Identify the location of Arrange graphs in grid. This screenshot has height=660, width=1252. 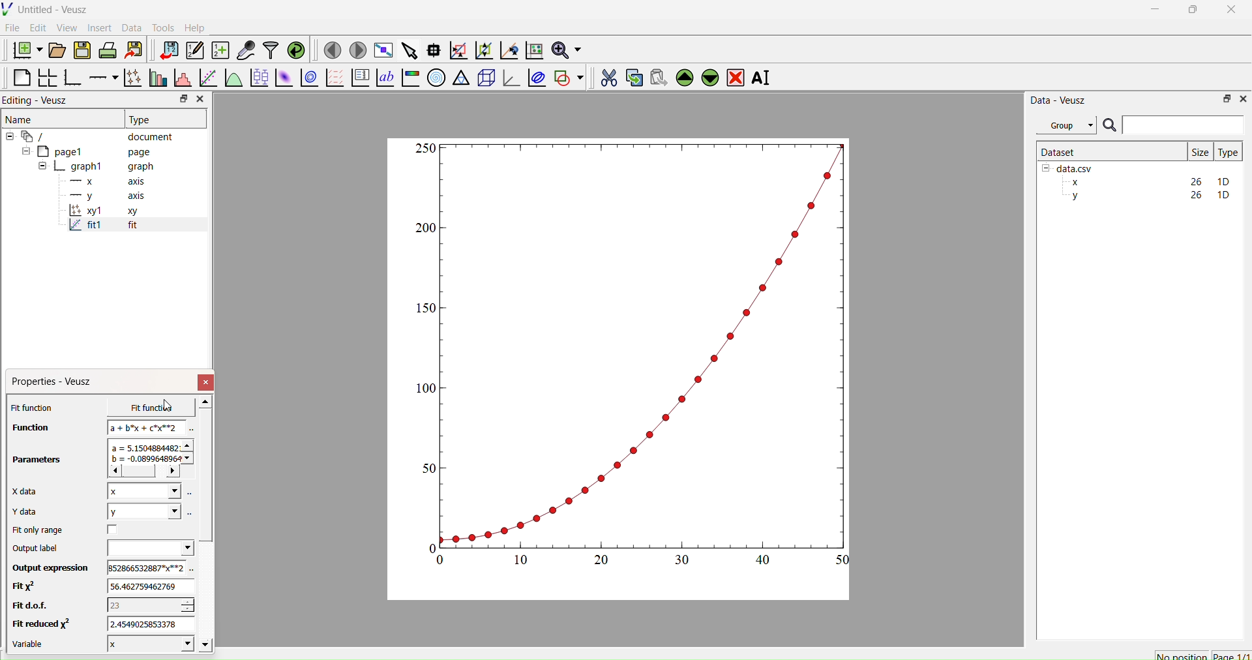
(47, 79).